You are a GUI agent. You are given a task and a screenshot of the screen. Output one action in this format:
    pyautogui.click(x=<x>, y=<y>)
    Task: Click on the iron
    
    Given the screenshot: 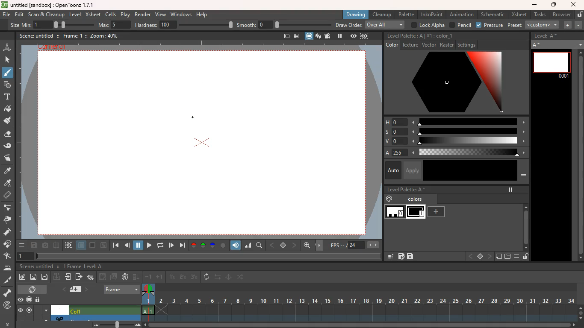 What is the action you would take?
    pyautogui.click(x=9, y=268)
    